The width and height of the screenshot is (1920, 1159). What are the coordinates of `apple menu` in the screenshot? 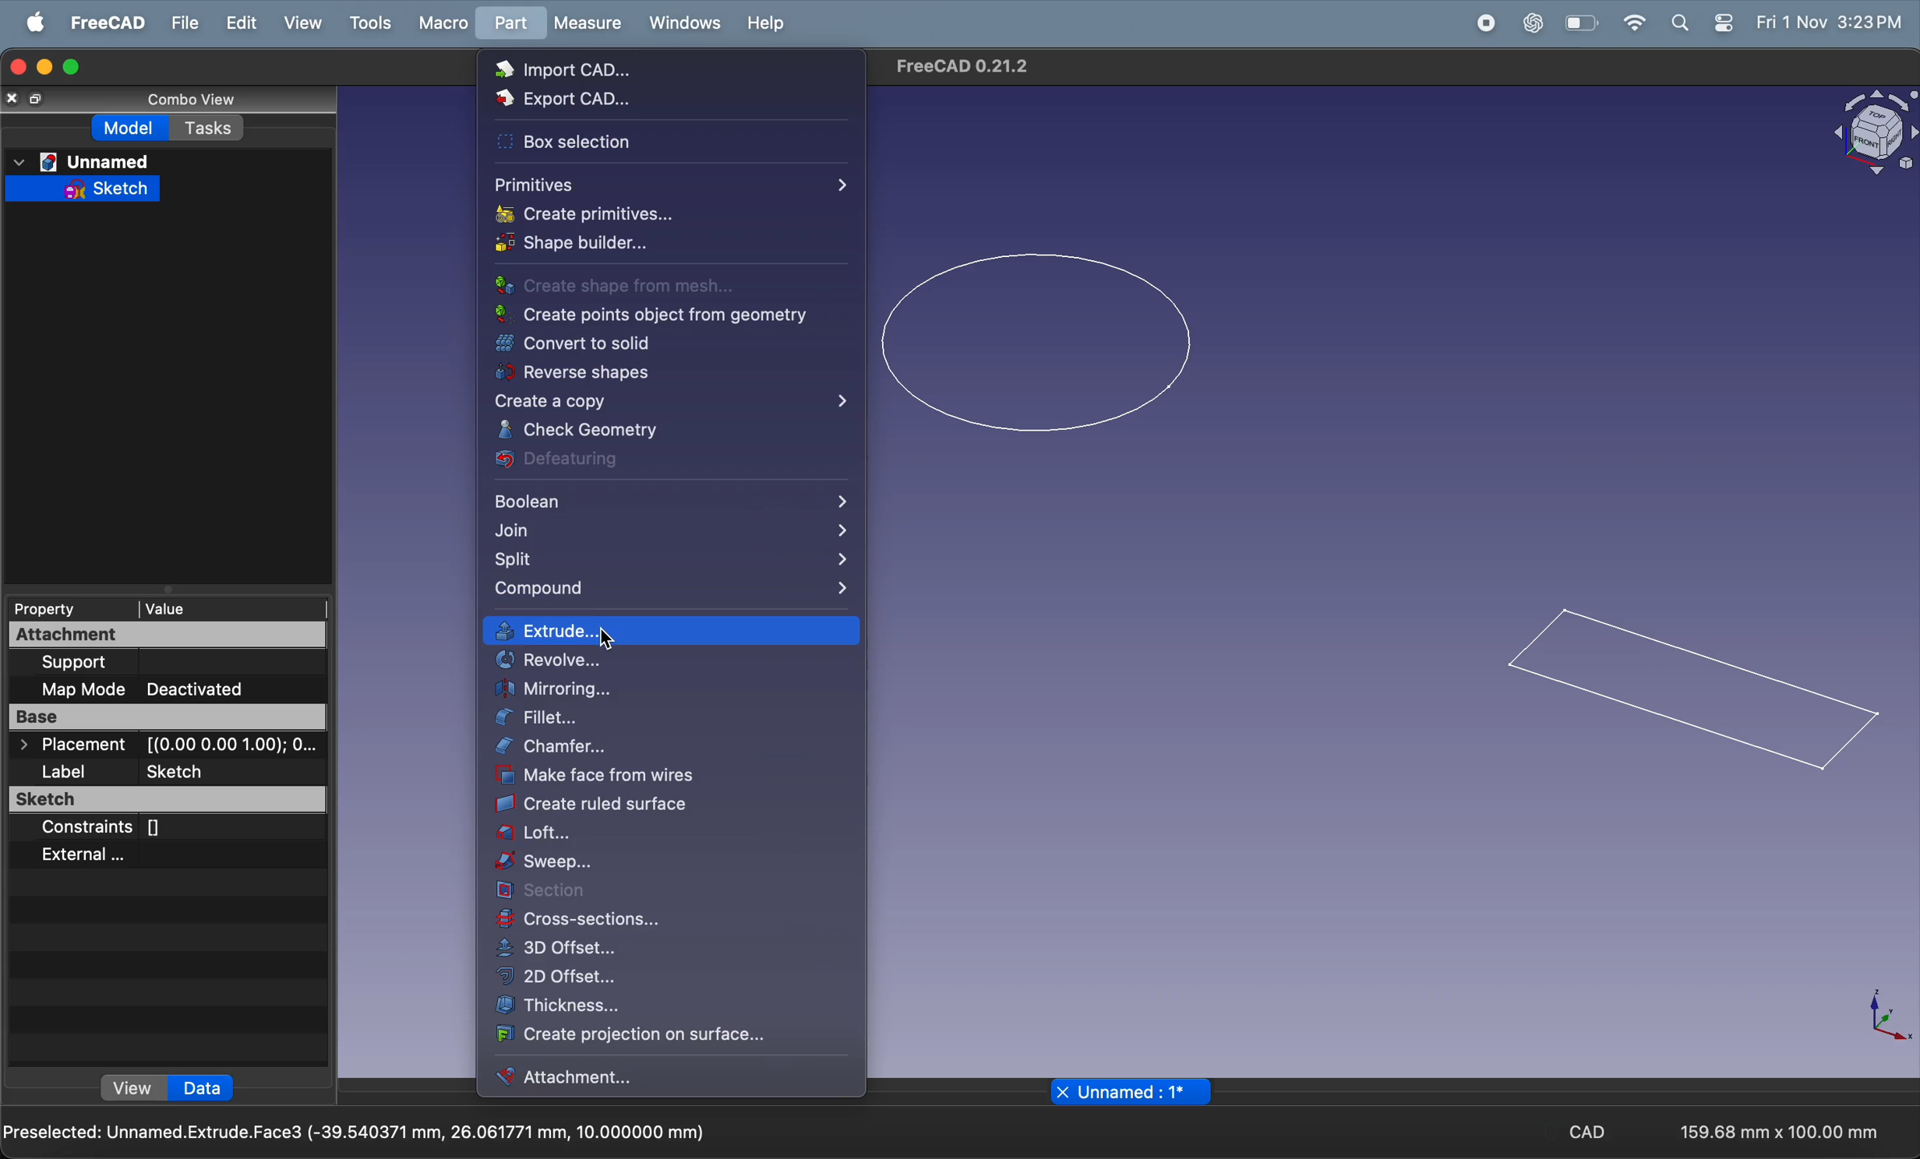 It's located at (34, 22).